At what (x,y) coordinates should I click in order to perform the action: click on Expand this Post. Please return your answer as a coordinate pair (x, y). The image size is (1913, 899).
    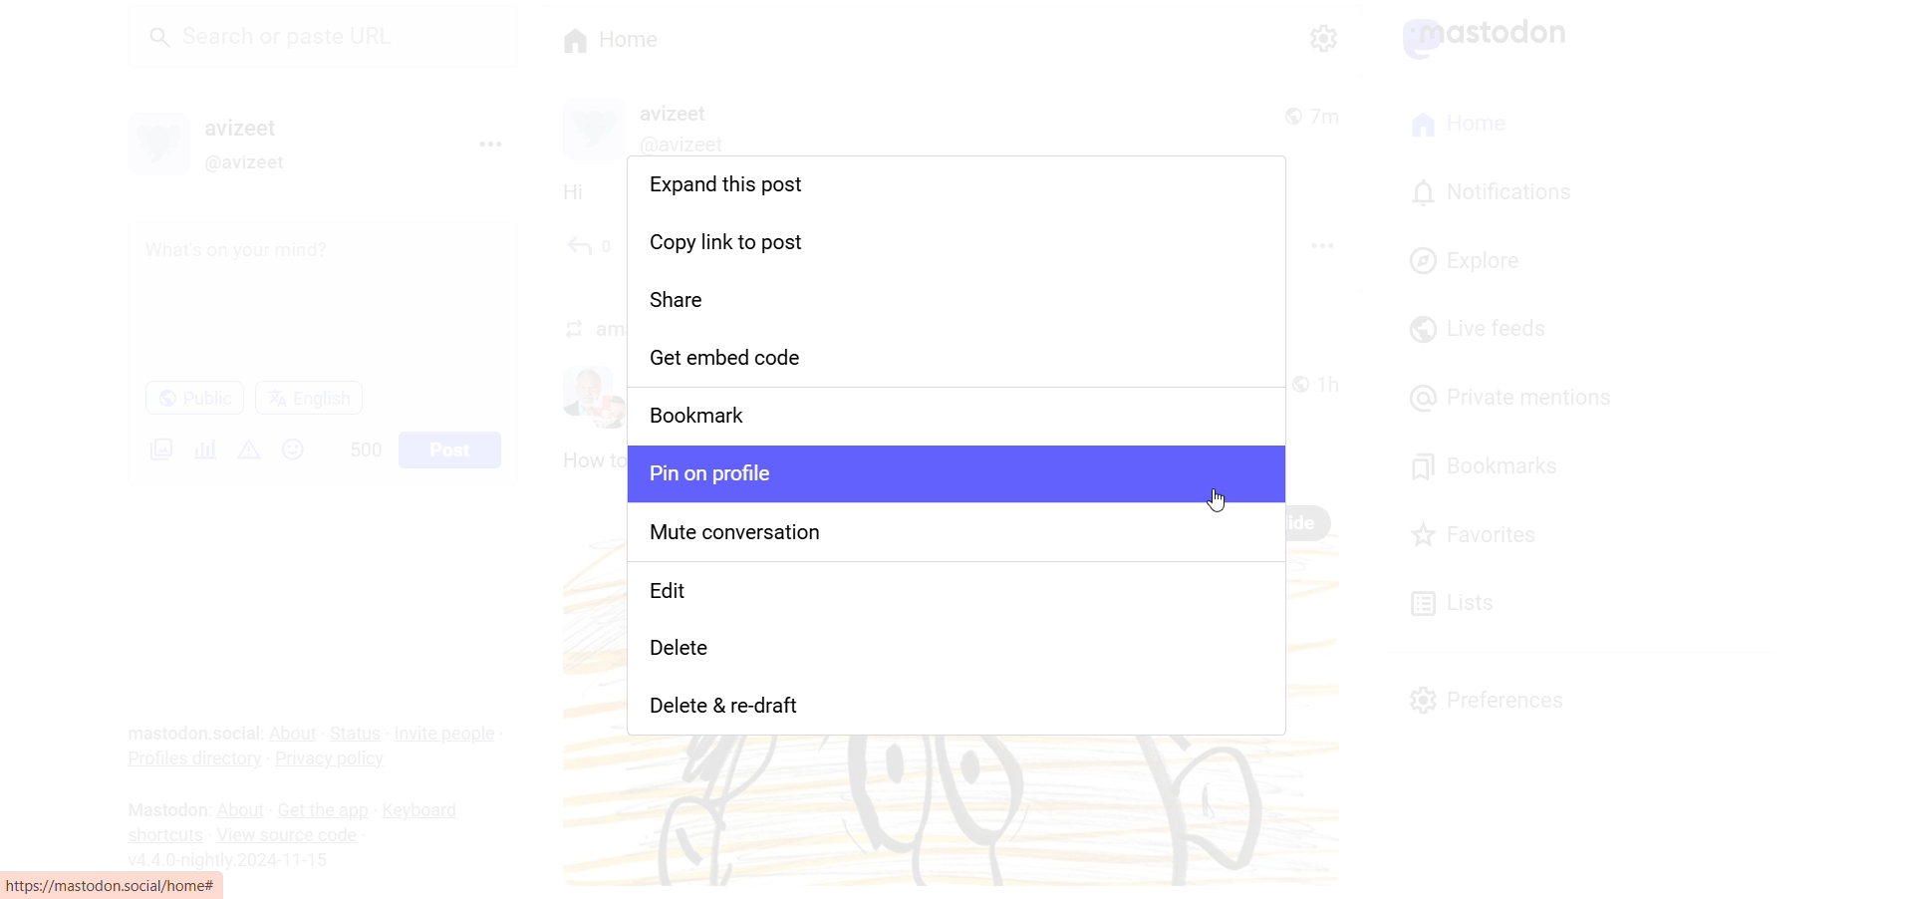
    Looking at the image, I should click on (954, 188).